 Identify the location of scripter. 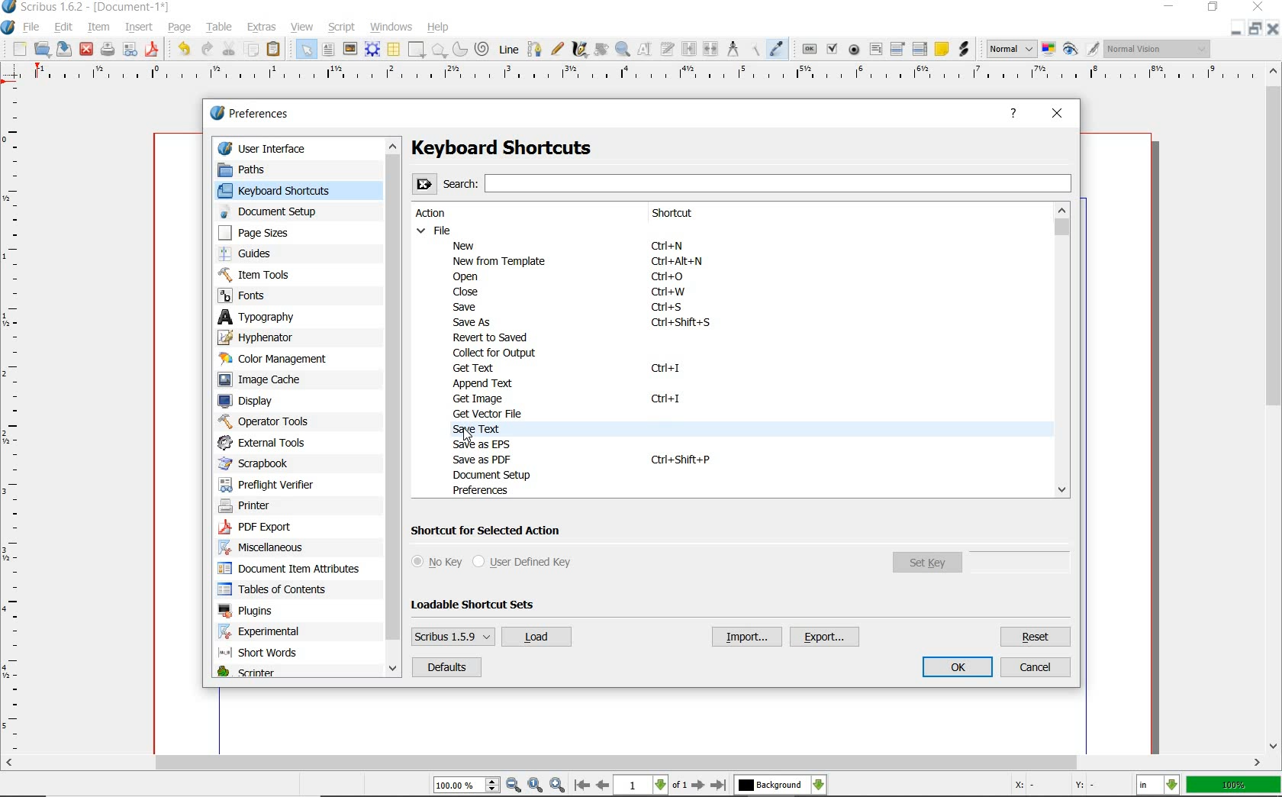
(246, 673).